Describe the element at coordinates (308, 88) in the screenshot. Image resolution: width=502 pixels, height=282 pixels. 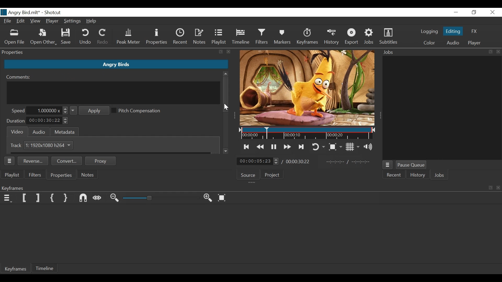
I see `Media Viewer` at that location.